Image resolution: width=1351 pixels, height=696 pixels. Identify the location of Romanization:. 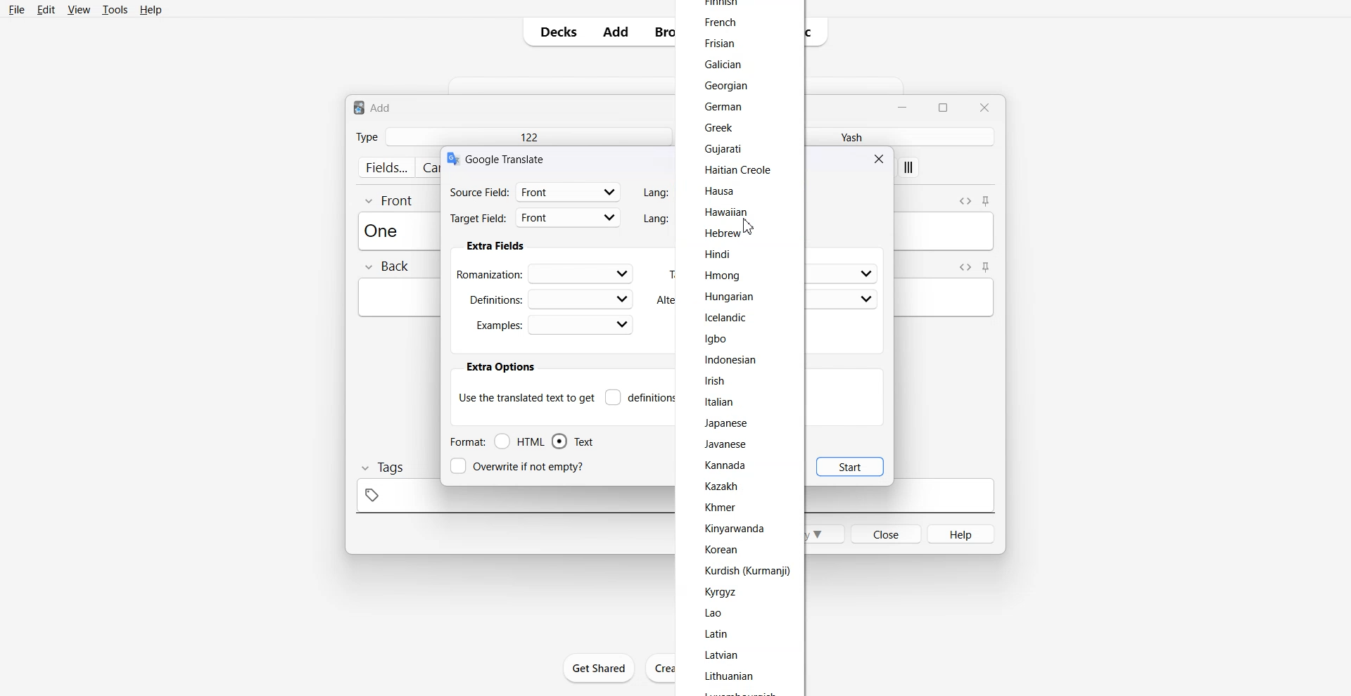
(547, 273).